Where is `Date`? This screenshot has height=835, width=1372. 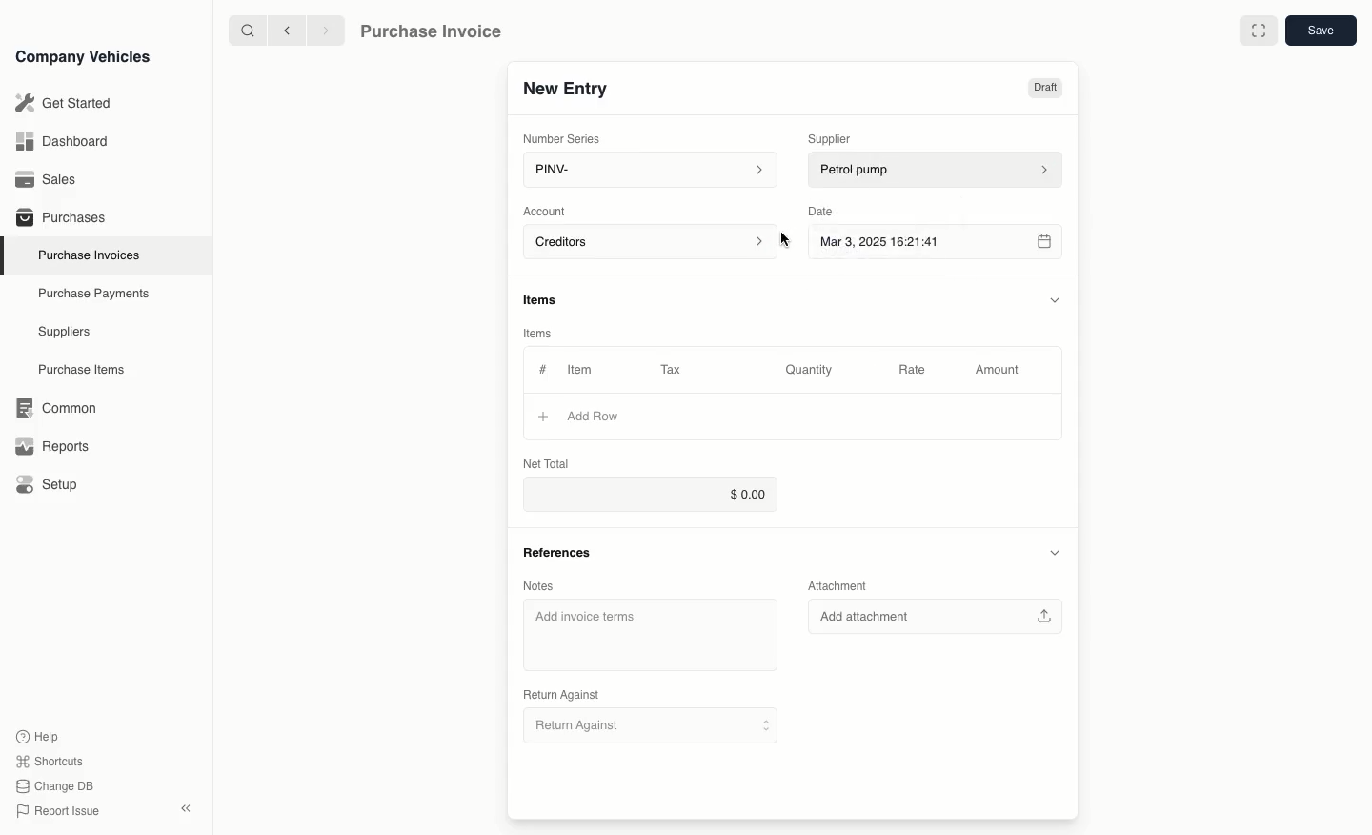 Date is located at coordinates (821, 212).